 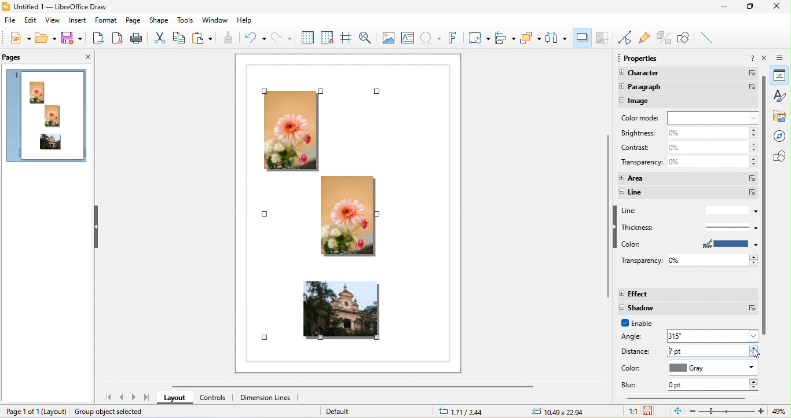 What do you see at coordinates (781, 118) in the screenshot?
I see `gallery` at bounding box center [781, 118].